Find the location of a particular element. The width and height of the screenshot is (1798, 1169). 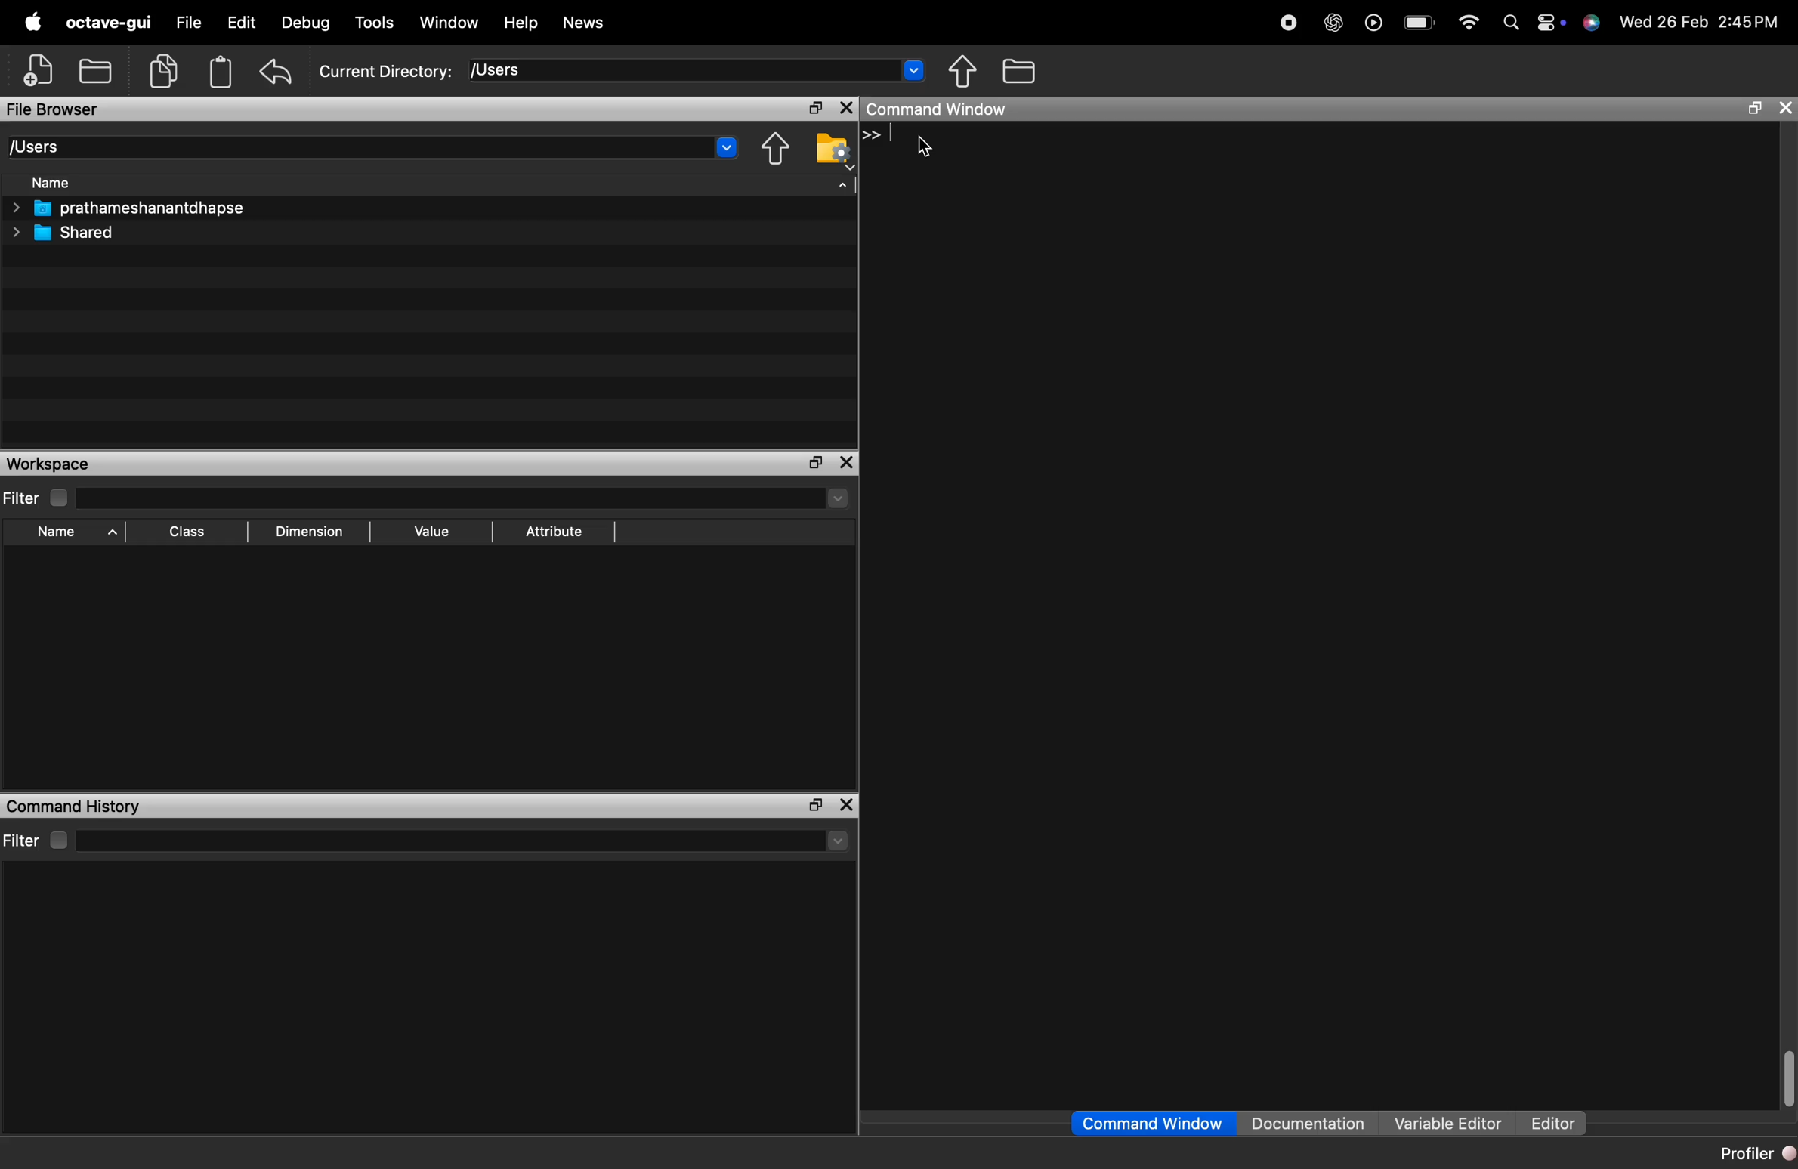

Name is located at coordinates (57, 534).